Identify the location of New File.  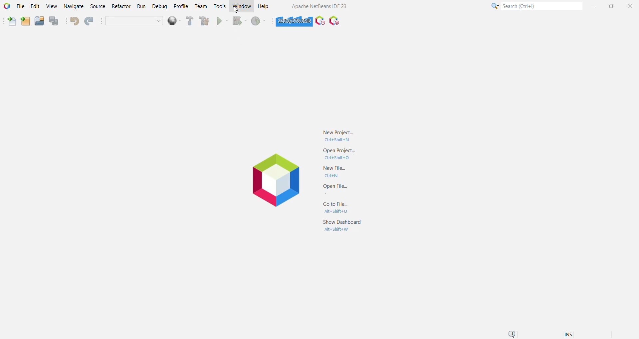
(340, 171).